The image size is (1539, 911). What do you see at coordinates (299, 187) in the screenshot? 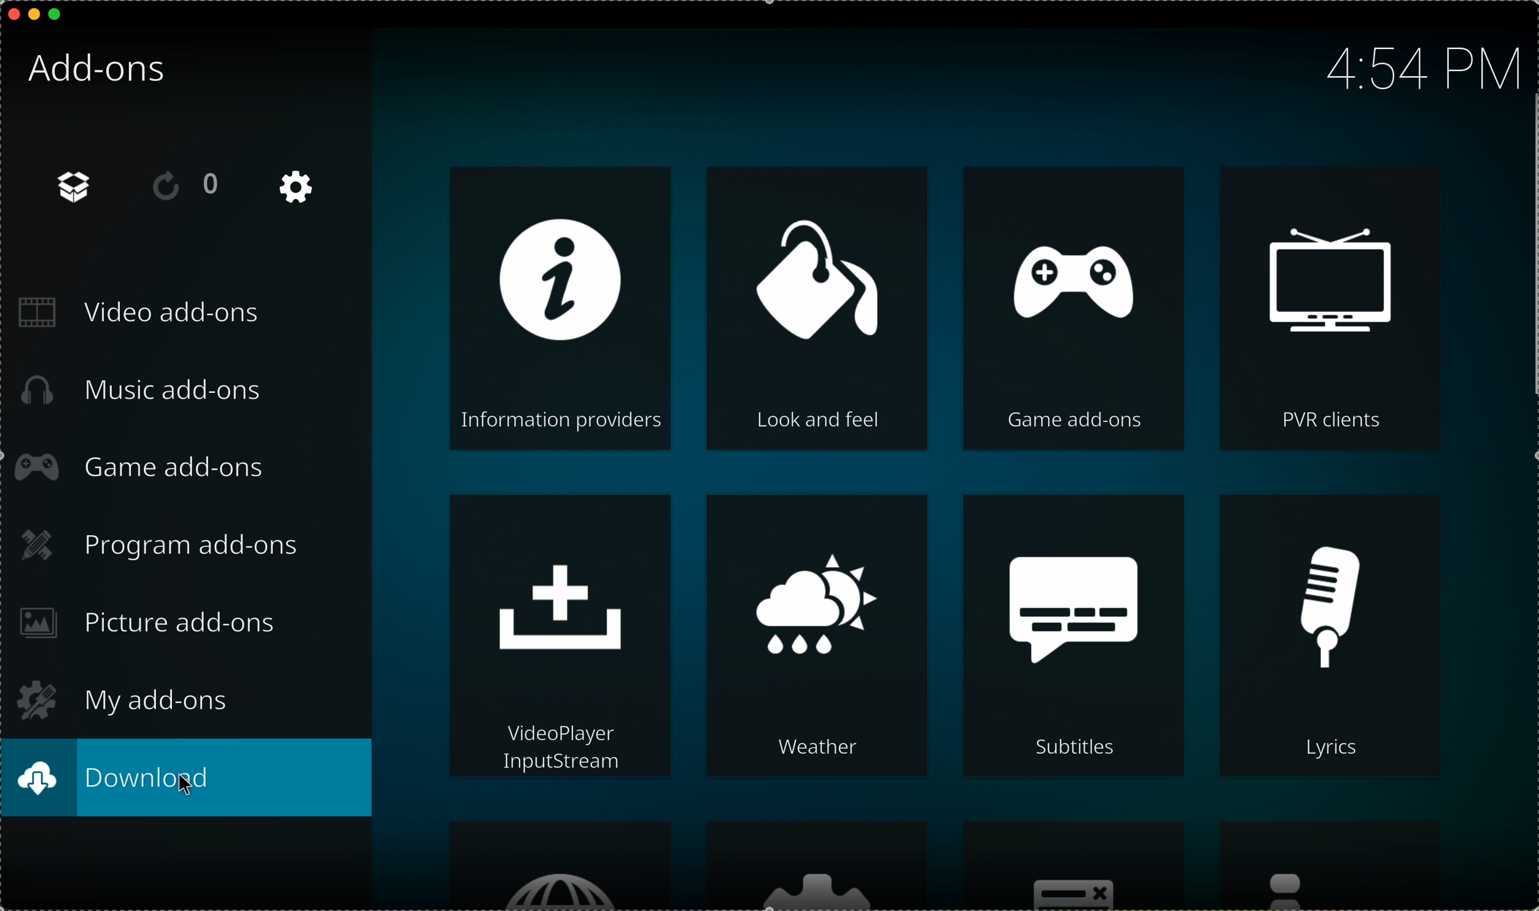
I see `settings` at bounding box center [299, 187].